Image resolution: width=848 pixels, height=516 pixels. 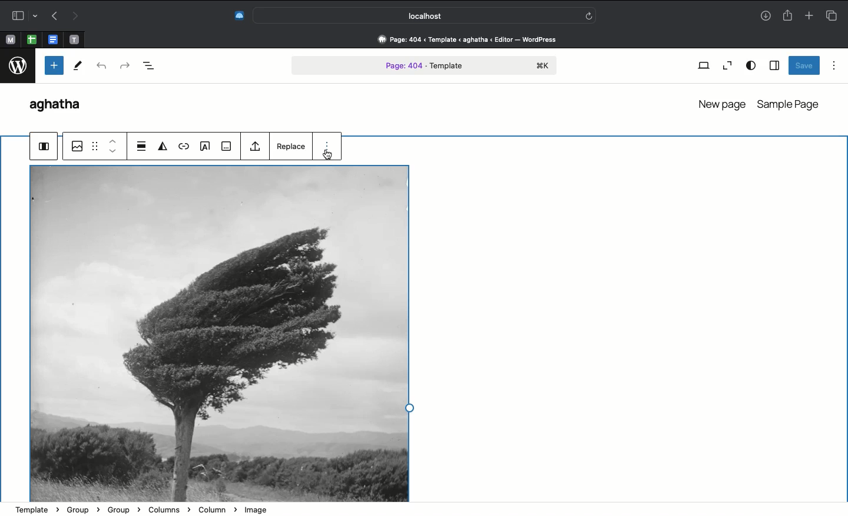 I want to click on Sidebar, so click(x=774, y=65).